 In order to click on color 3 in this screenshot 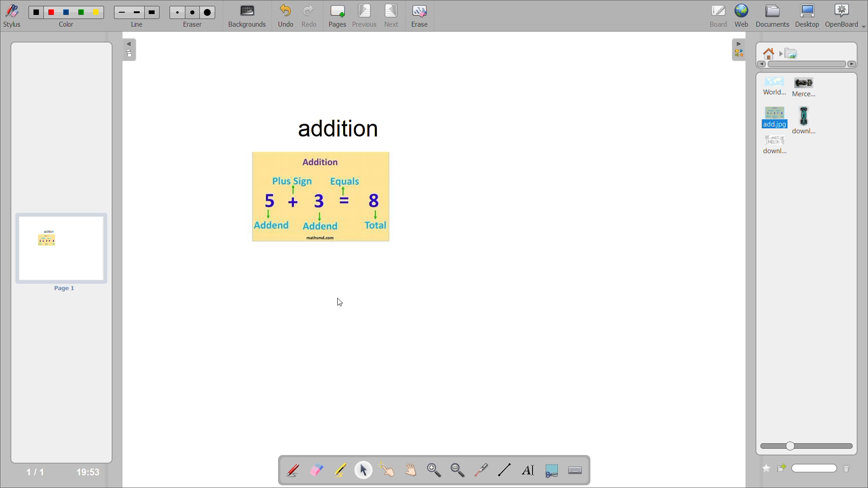, I will do `click(65, 12)`.